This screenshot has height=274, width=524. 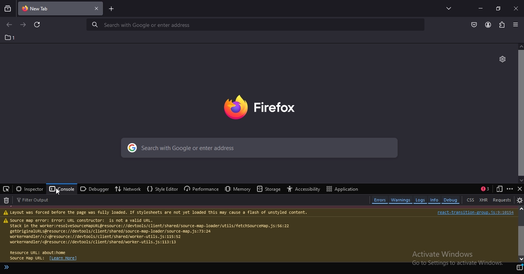 I want to click on accessibilty, so click(x=305, y=188).